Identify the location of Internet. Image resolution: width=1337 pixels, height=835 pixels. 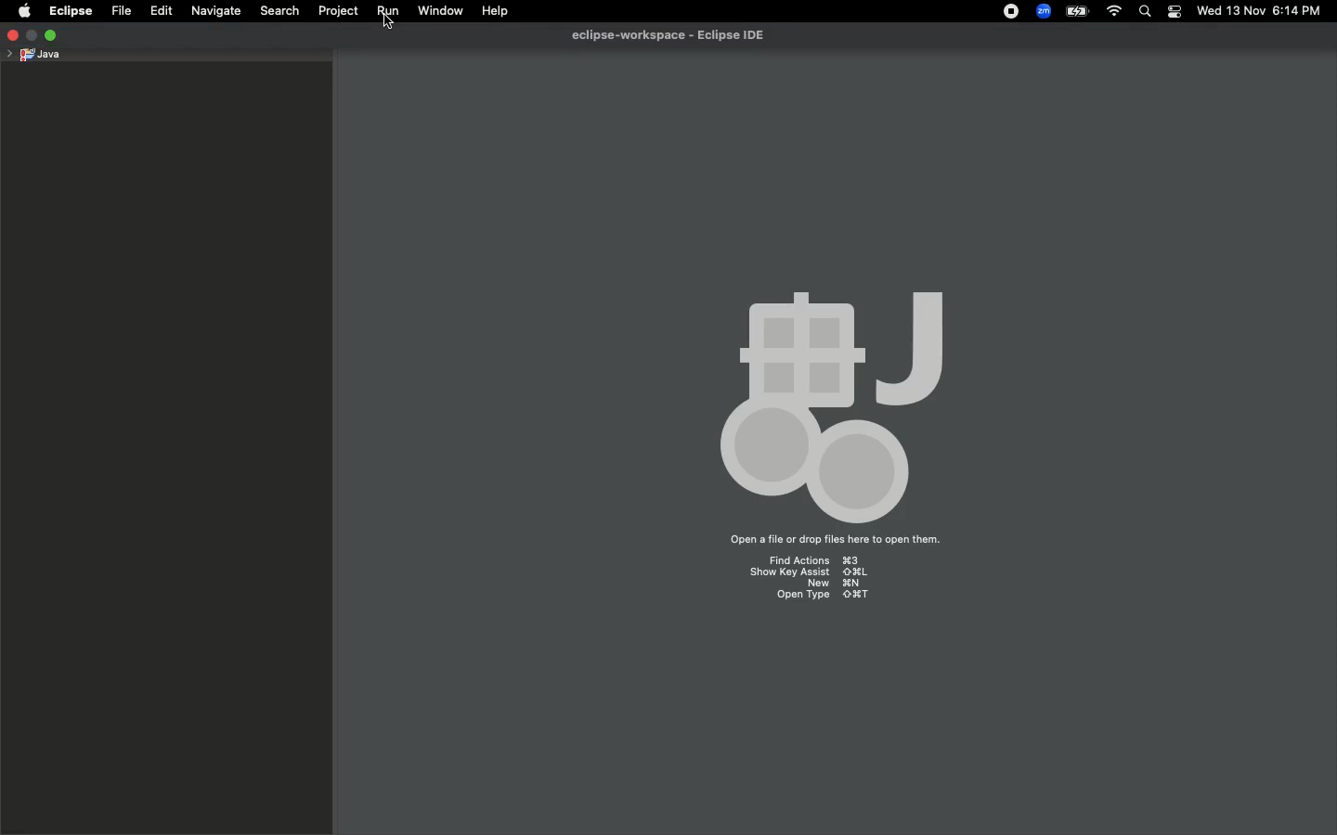
(1112, 13).